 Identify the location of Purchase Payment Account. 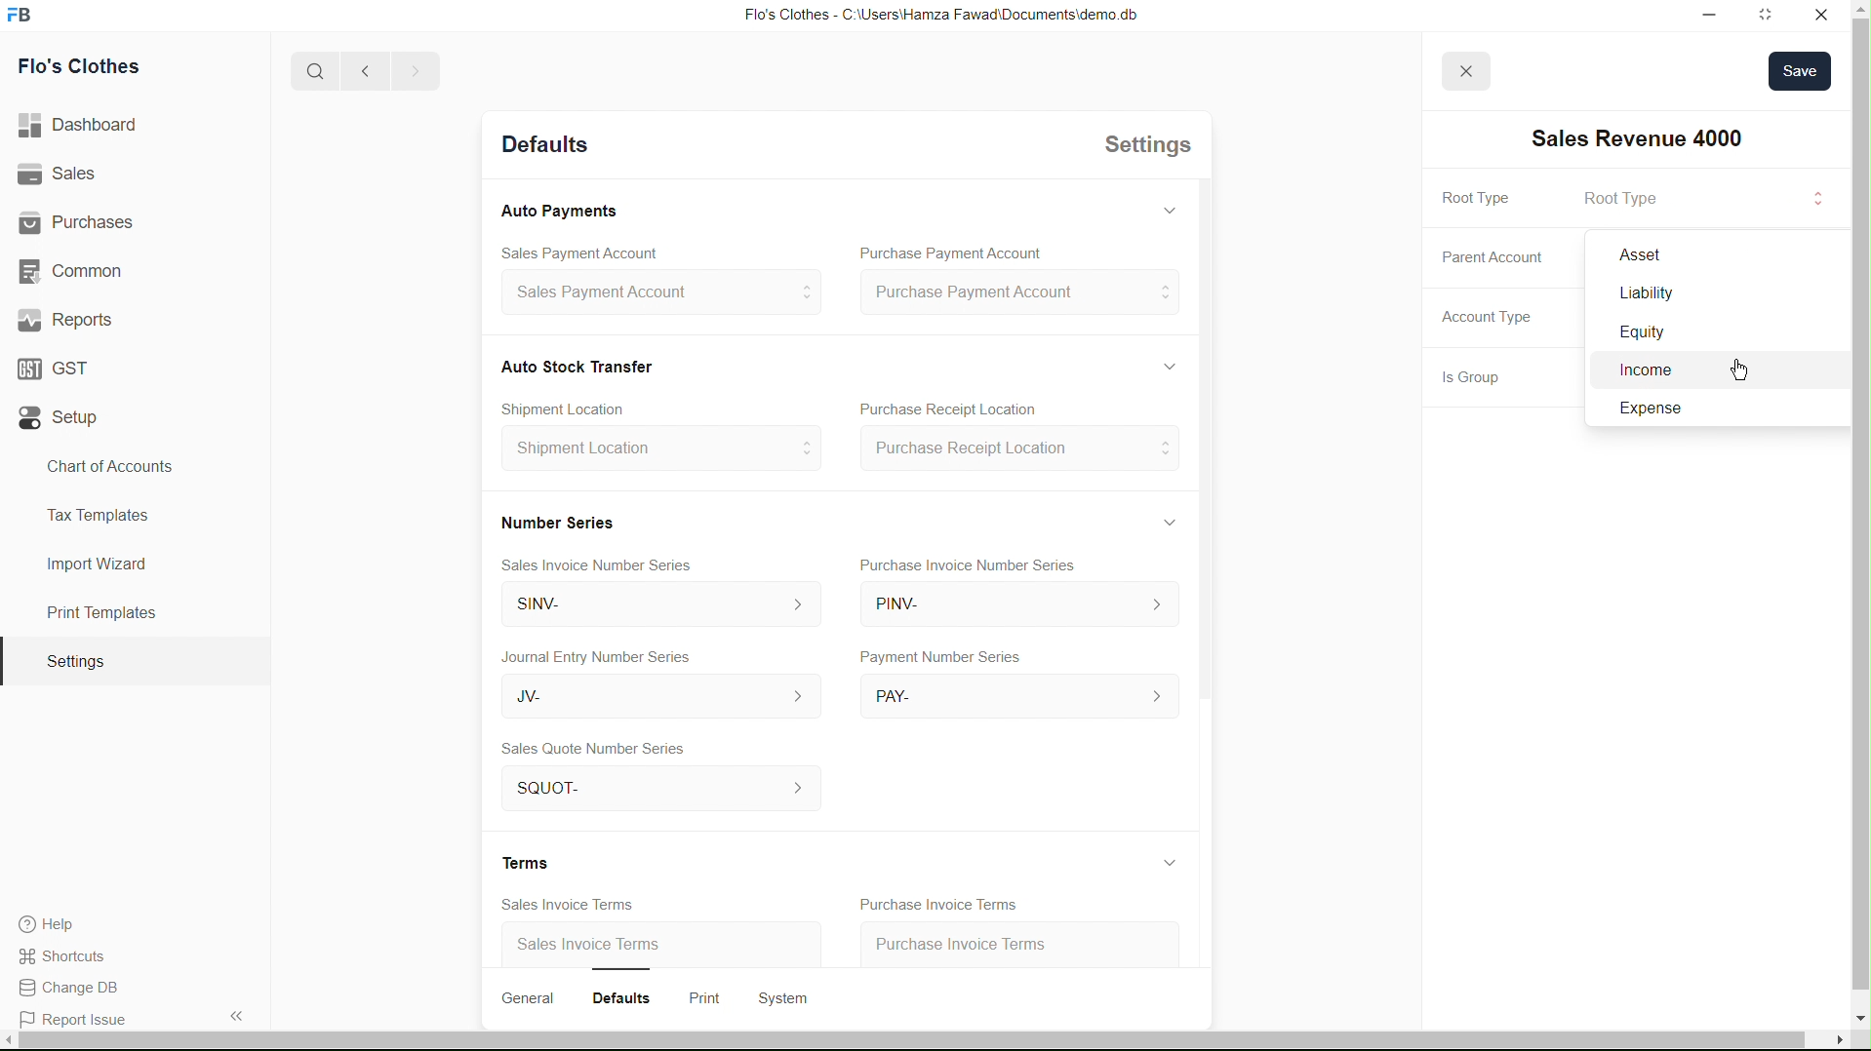
(953, 253).